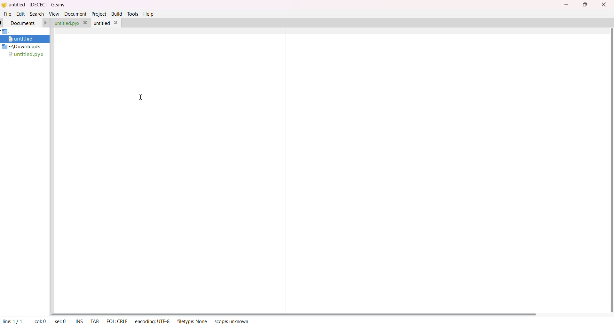  I want to click on code area, so click(331, 173).